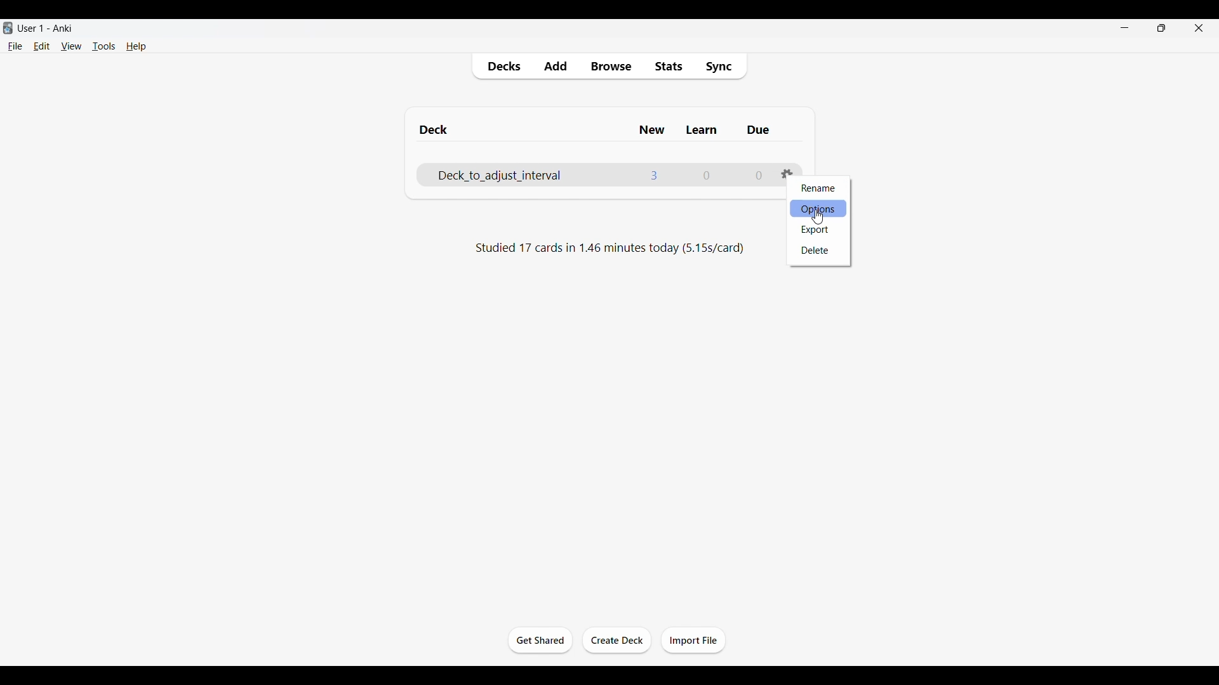  What do you see at coordinates (616, 640) in the screenshot?
I see `Create deck` at bounding box center [616, 640].